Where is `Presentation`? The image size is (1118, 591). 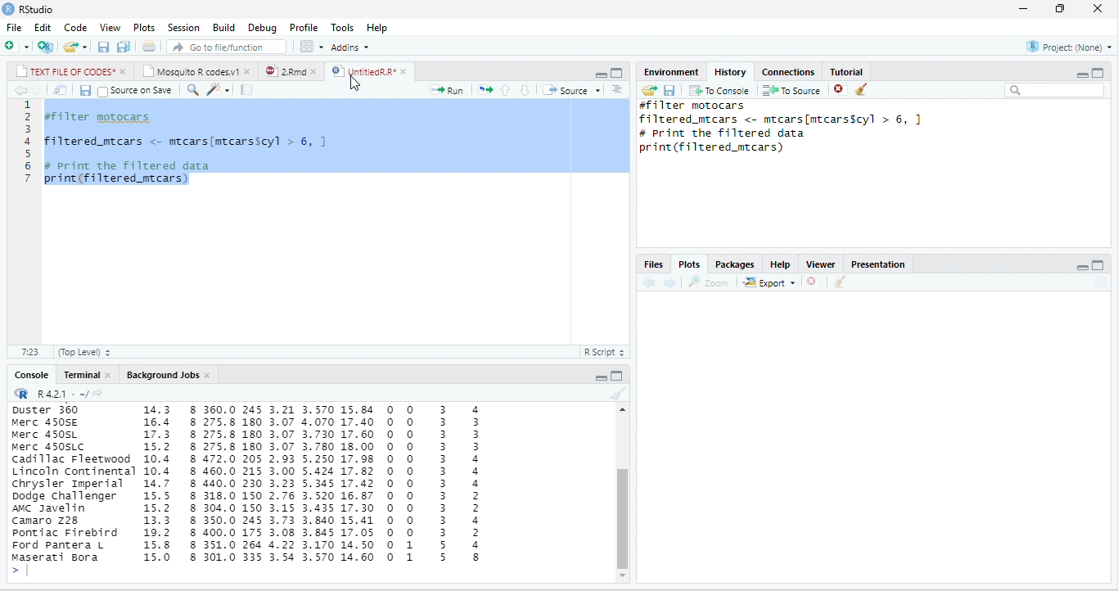
Presentation is located at coordinates (877, 264).